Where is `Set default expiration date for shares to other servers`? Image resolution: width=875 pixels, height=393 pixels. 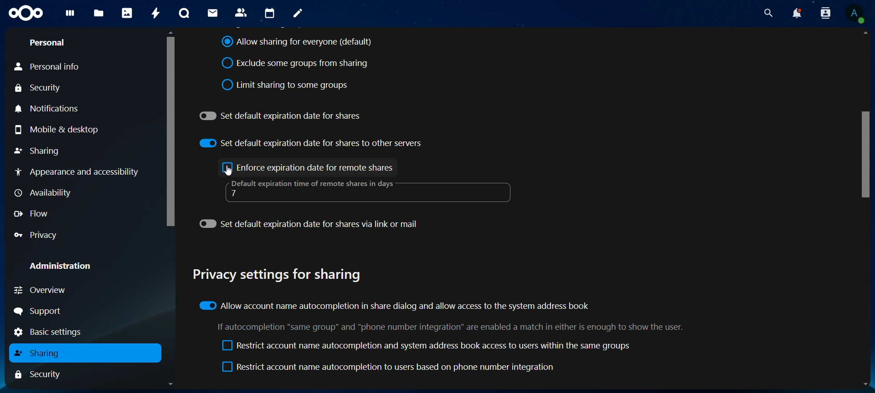 Set default expiration date for shares to other servers is located at coordinates (311, 143).